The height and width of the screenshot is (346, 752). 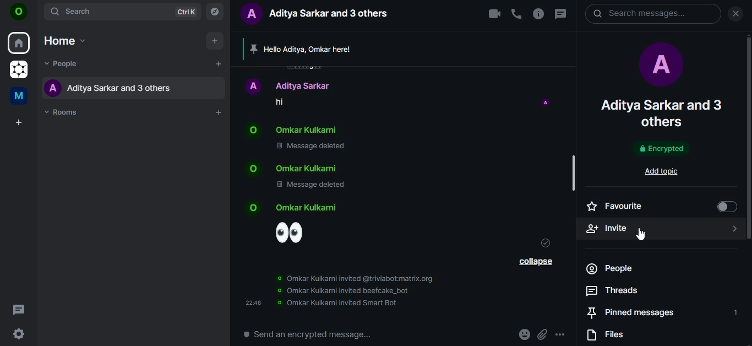 What do you see at coordinates (665, 171) in the screenshot?
I see `add topic` at bounding box center [665, 171].